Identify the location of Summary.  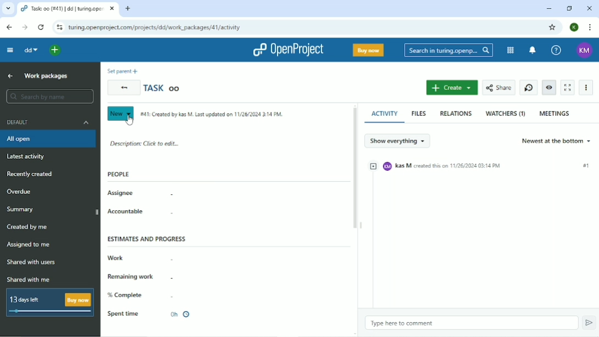
(51, 211).